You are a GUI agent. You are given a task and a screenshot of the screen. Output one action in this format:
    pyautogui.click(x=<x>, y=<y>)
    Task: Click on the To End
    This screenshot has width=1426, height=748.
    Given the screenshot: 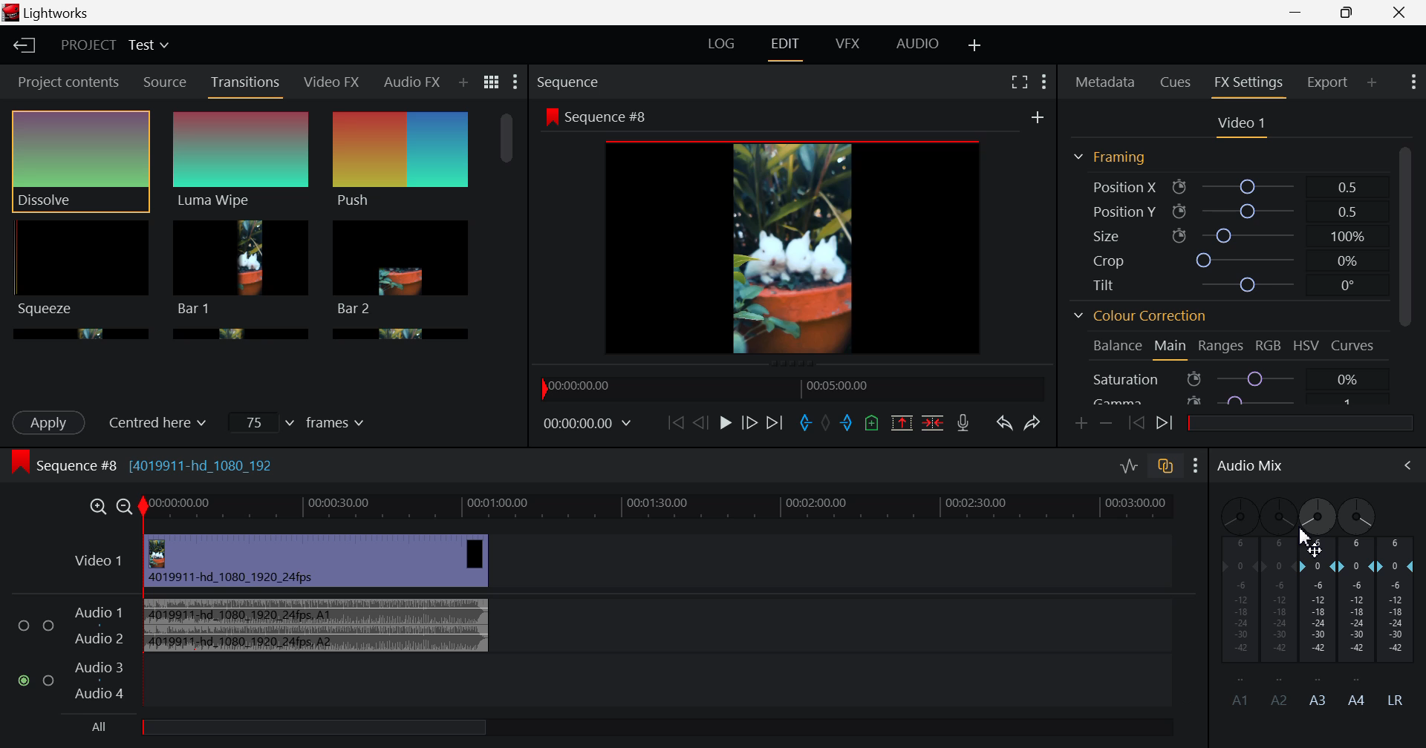 What is the action you would take?
    pyautogui.click(x=775, y=424)
    